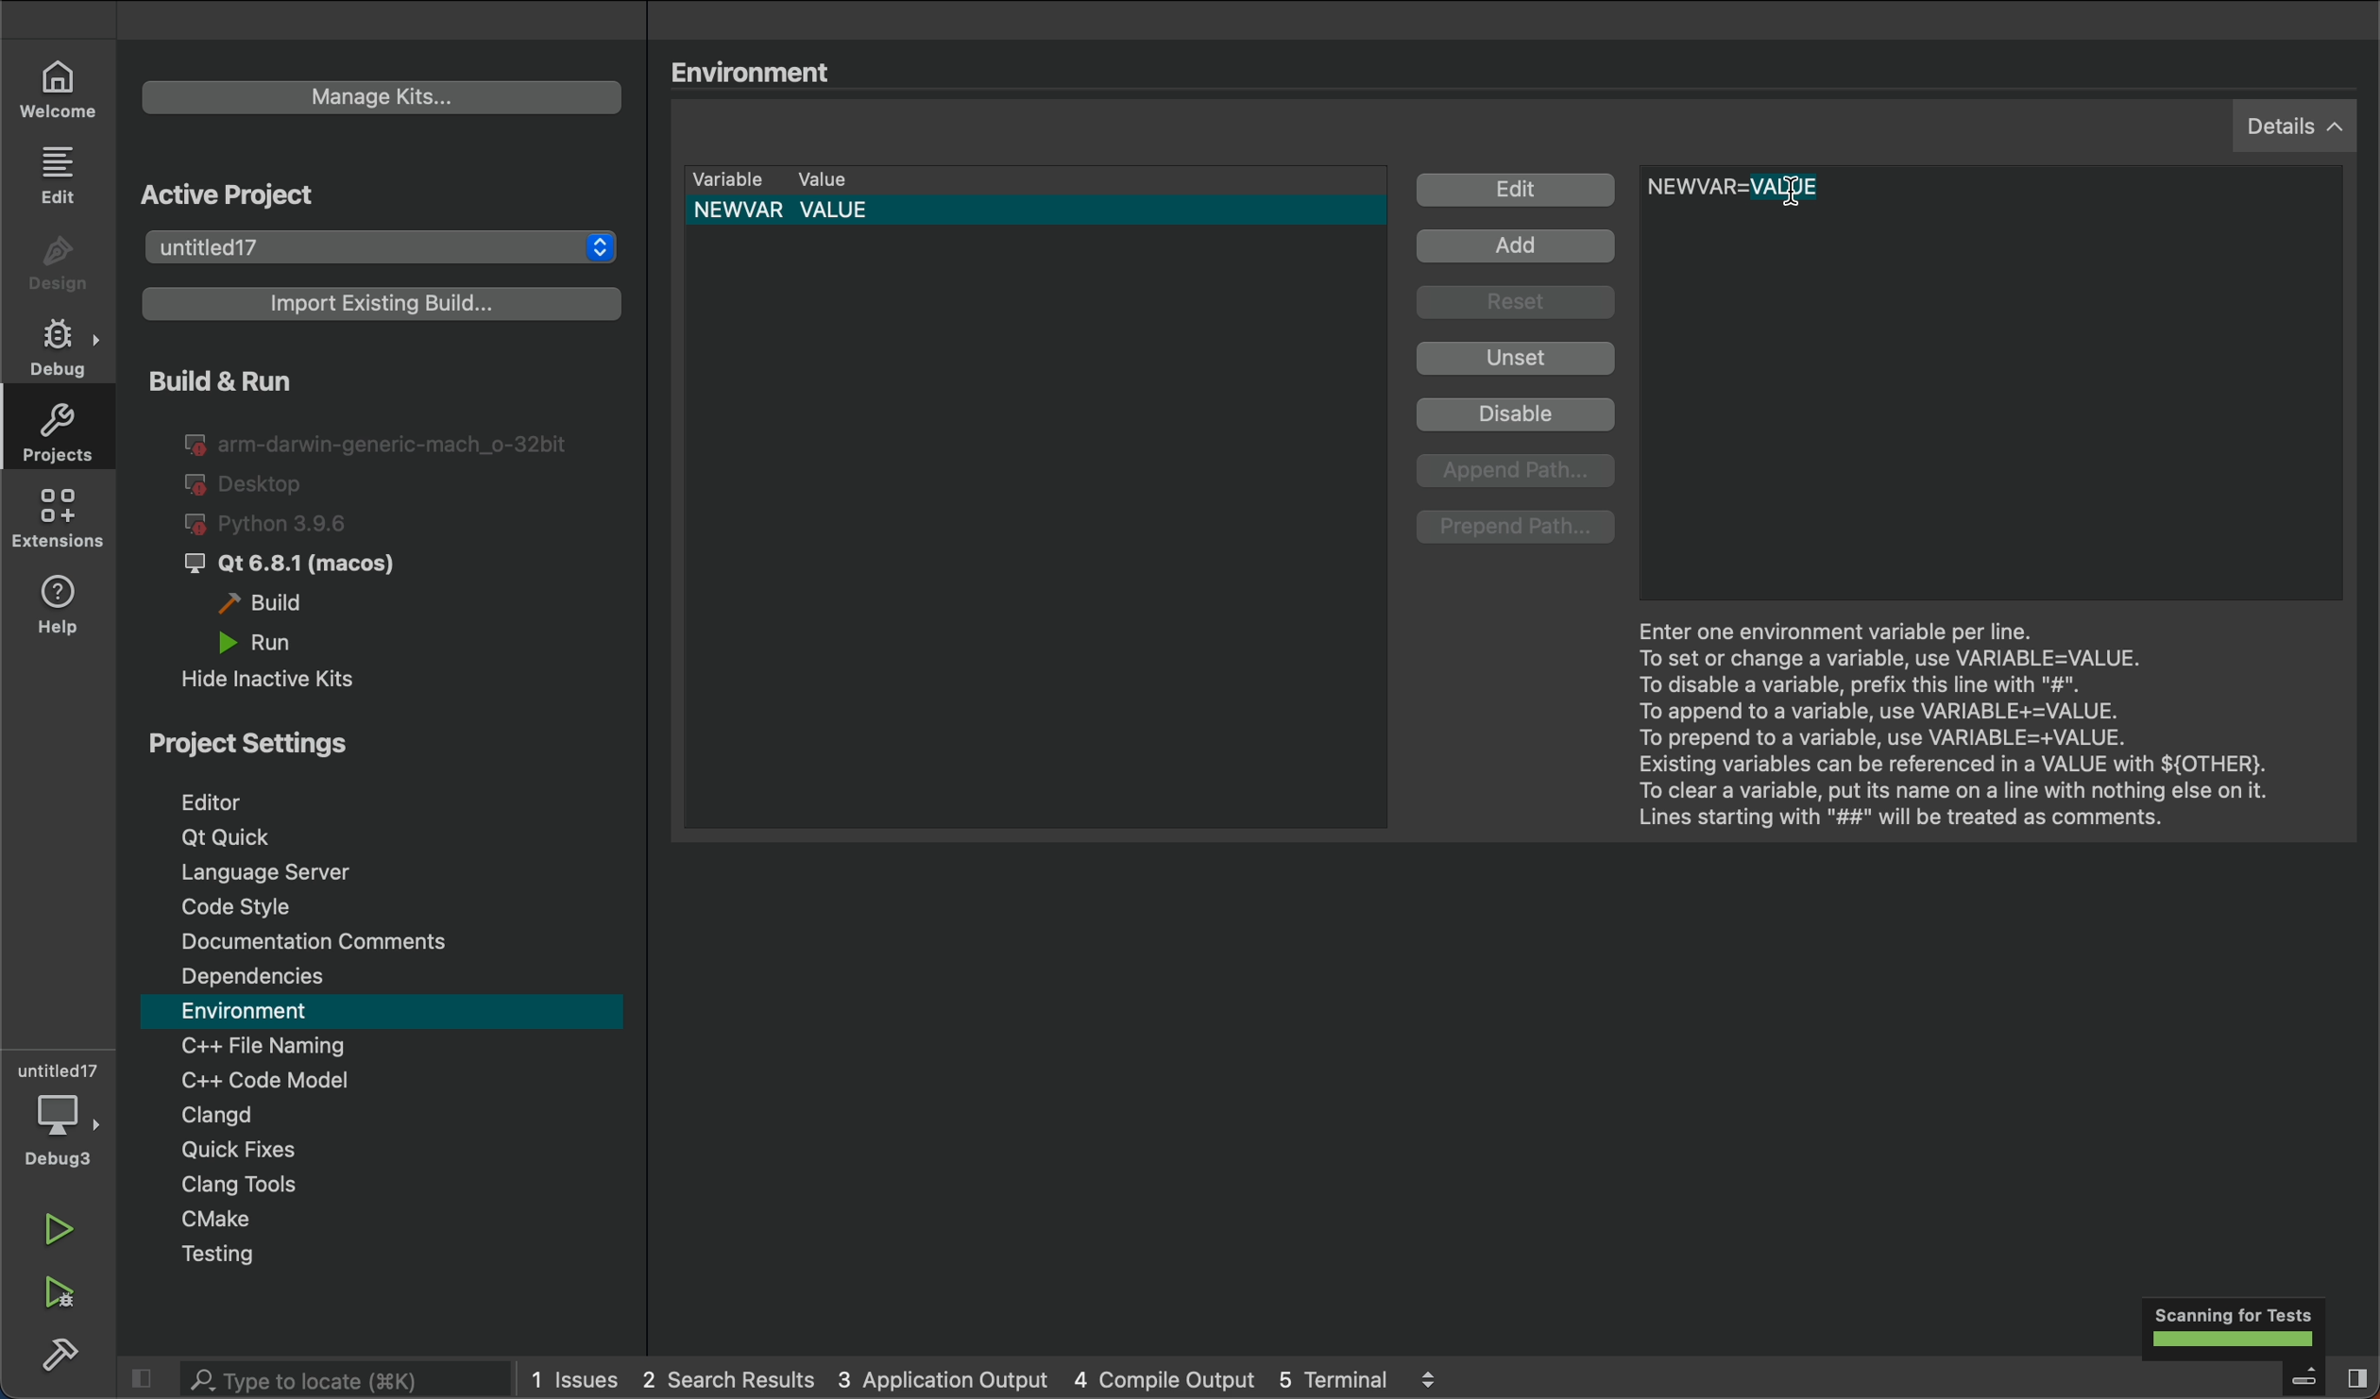 The width and height of the screenshot is (2380, 1399). I want to click on Reset, so click(1522, 305).